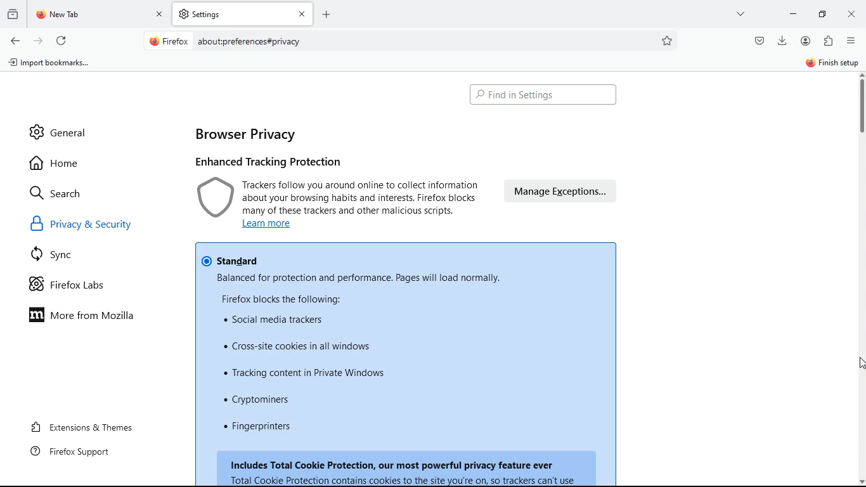 The height and width of the screenshot is (487, 866). Describe the element at coordinates (853, 15) in the screenshot. I see `close` at that location.